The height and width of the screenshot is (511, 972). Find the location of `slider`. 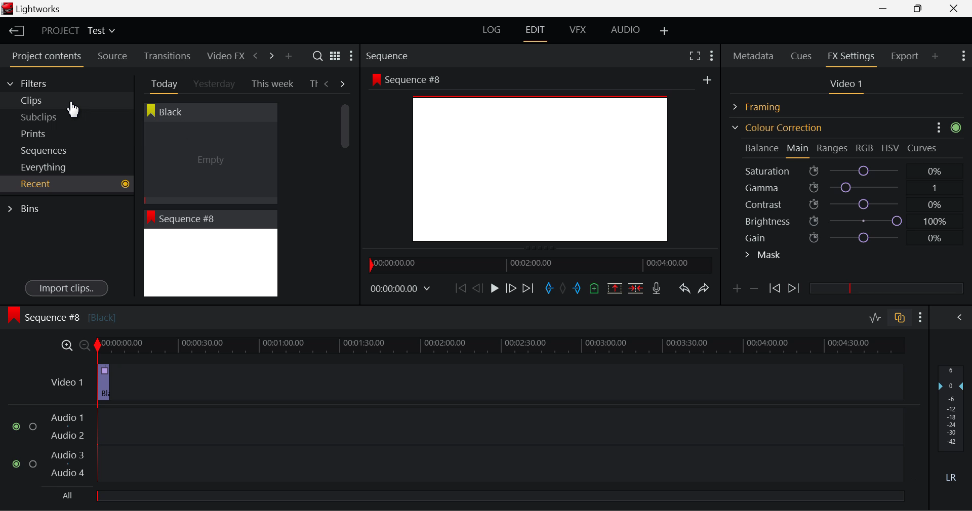

slider is located at coordinates (500, 495).